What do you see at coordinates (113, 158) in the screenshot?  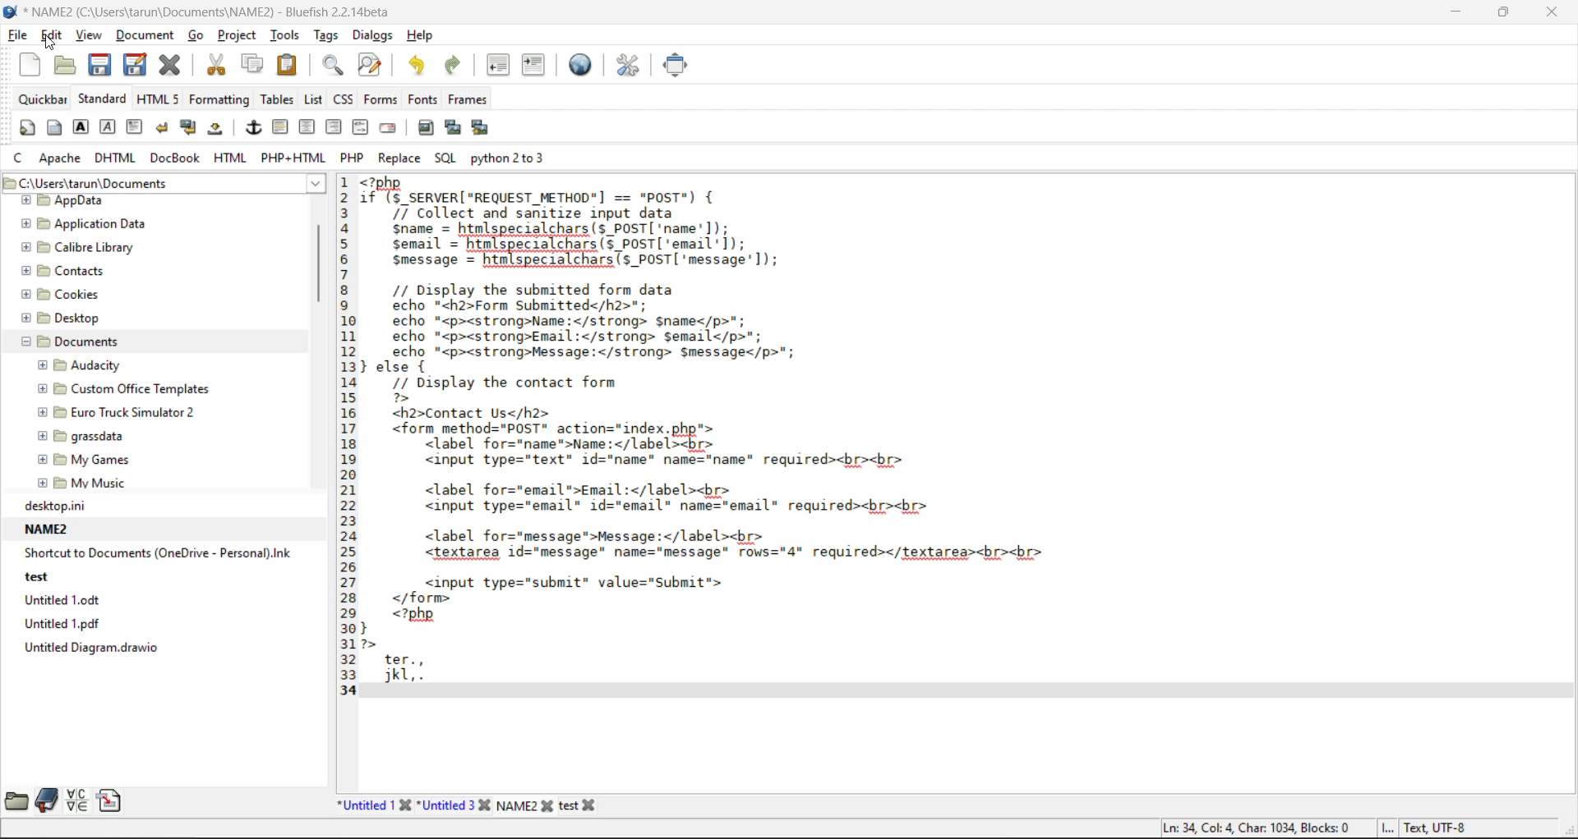 I see `dhtml` at bounding box center [113, 158].